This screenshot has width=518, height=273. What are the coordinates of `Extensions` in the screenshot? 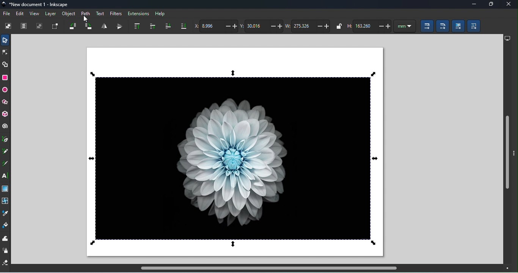 It's located at (139, 13).